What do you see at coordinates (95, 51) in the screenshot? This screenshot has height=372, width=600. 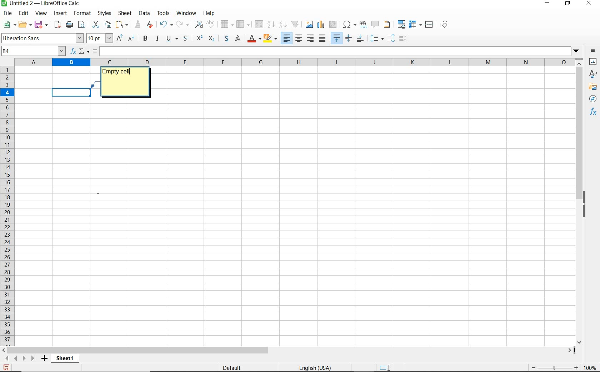 I see `formula` at bounding box center [95, 51].